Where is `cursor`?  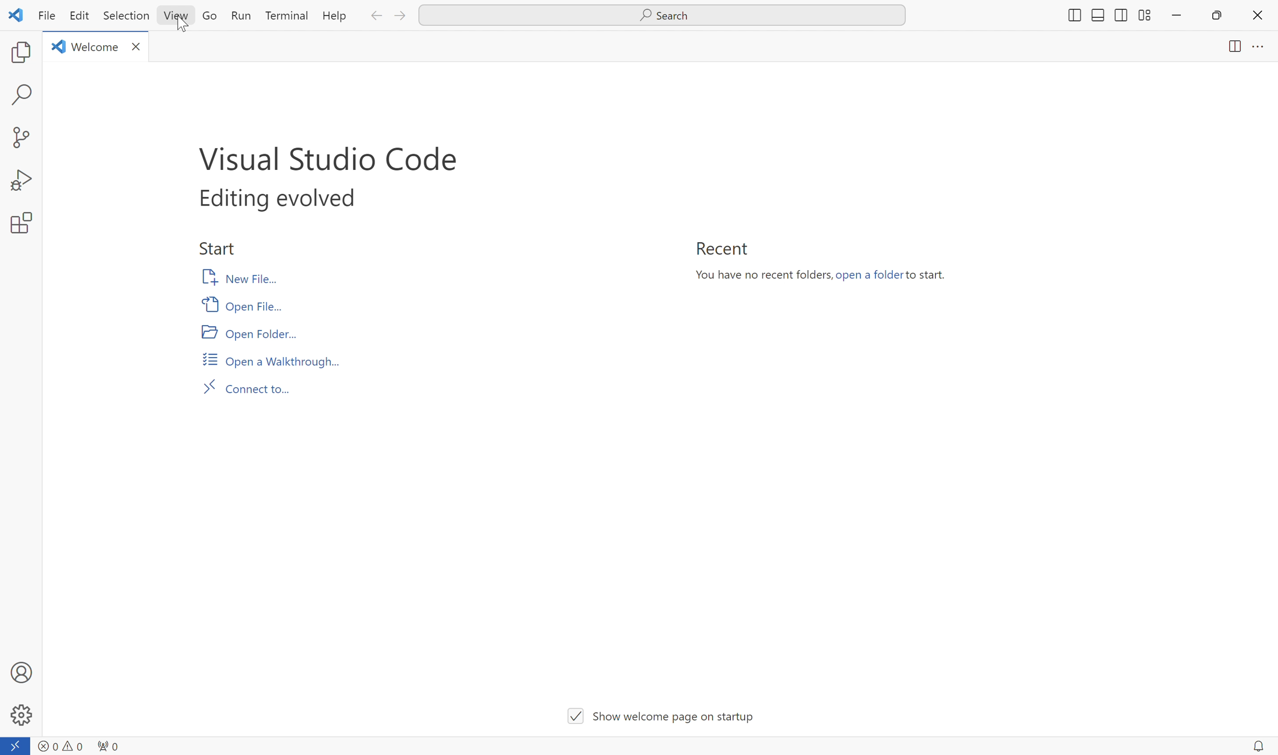
cursor is located at coordinates (640, 340).